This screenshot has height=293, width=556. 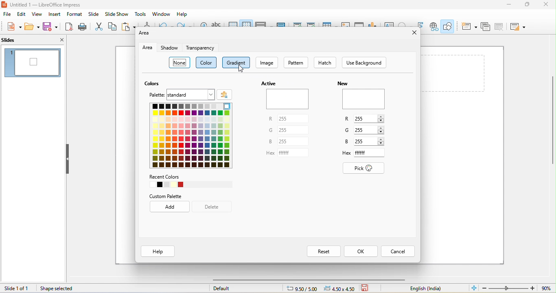 What do you see at coordinates (507, 5) in the screenshot?
I see `minimize` at bounding box center [507, 5].